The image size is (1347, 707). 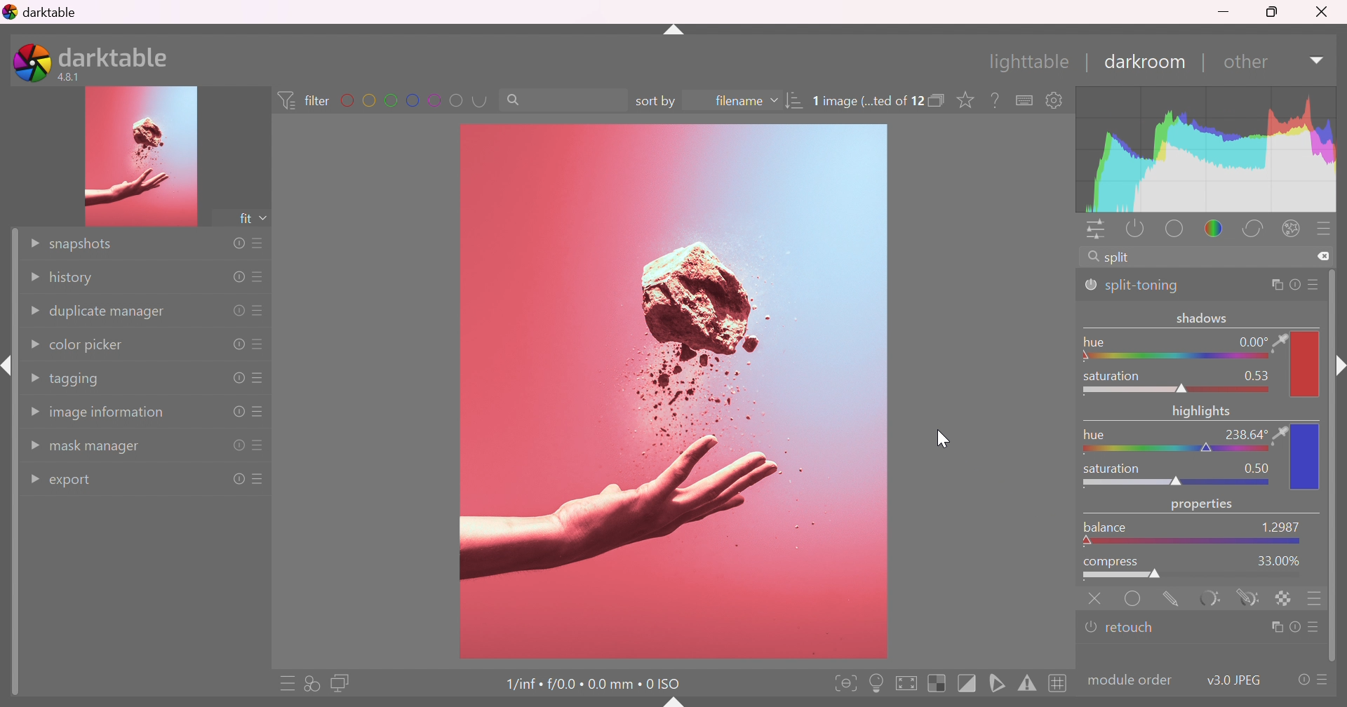 I want to click on 1/inf • f/0.0 • 0.0 mm • 0 ISO, so click(x=584, y=685).